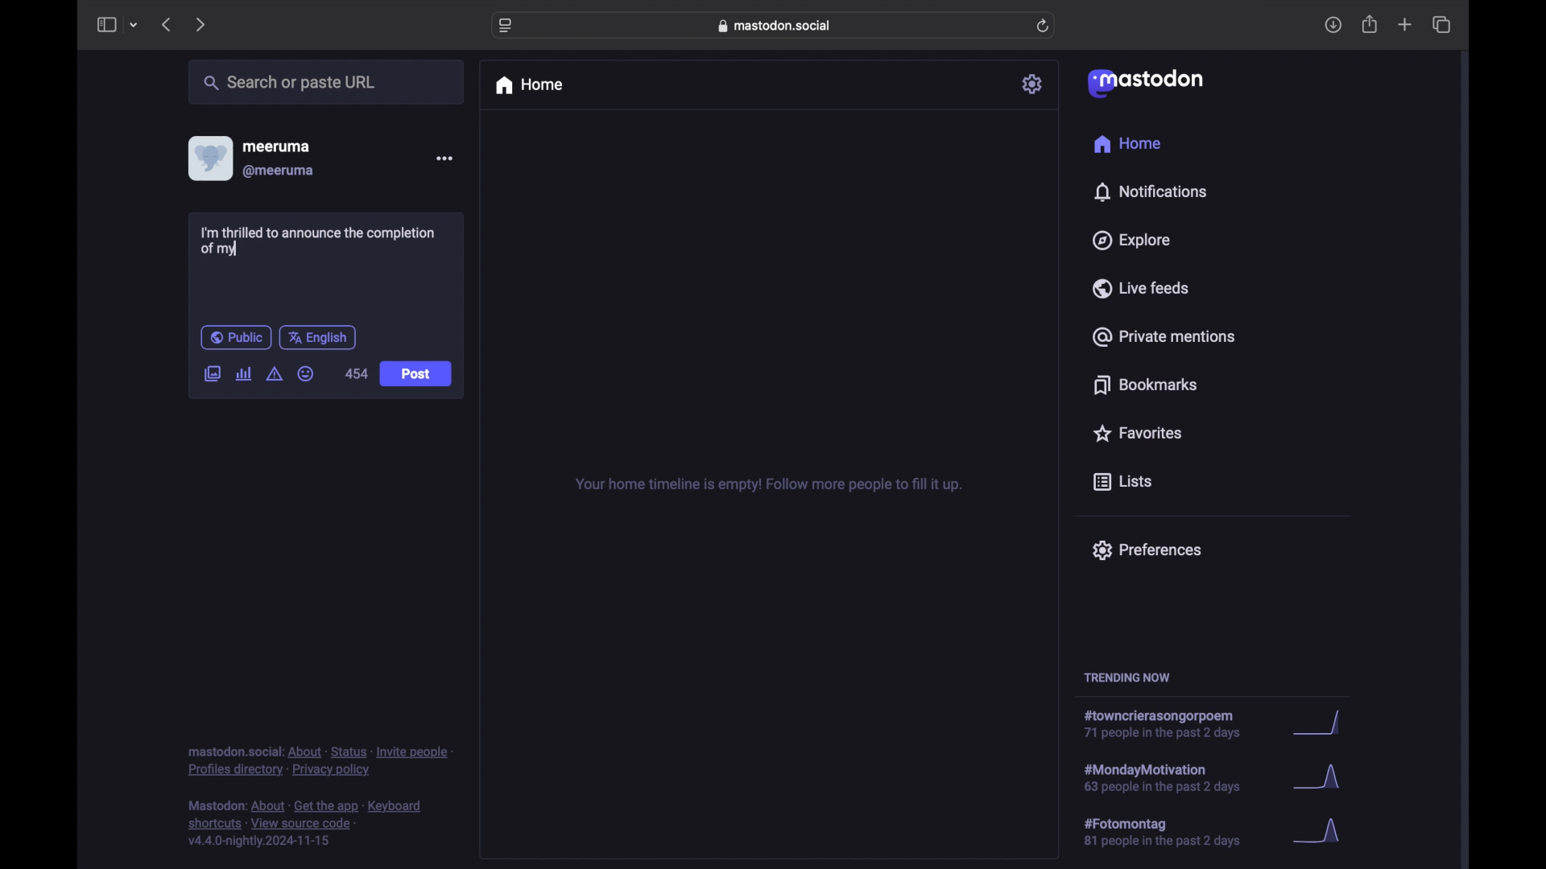 This screenshot has width=1546, height=869. I want to click on I'm thrilled to announce the completion of my, so click(322, 241).